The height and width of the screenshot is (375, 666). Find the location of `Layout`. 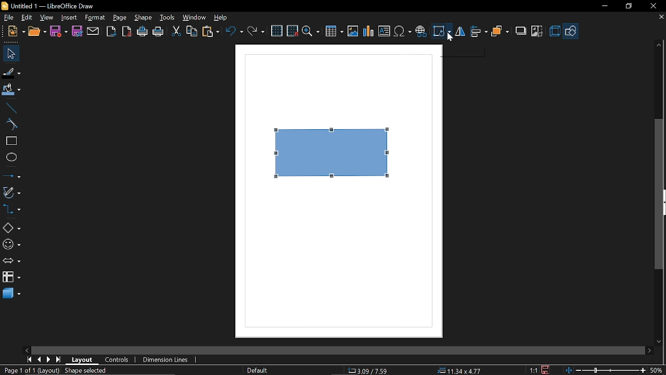

Layout is located at coordinates (82, 360).